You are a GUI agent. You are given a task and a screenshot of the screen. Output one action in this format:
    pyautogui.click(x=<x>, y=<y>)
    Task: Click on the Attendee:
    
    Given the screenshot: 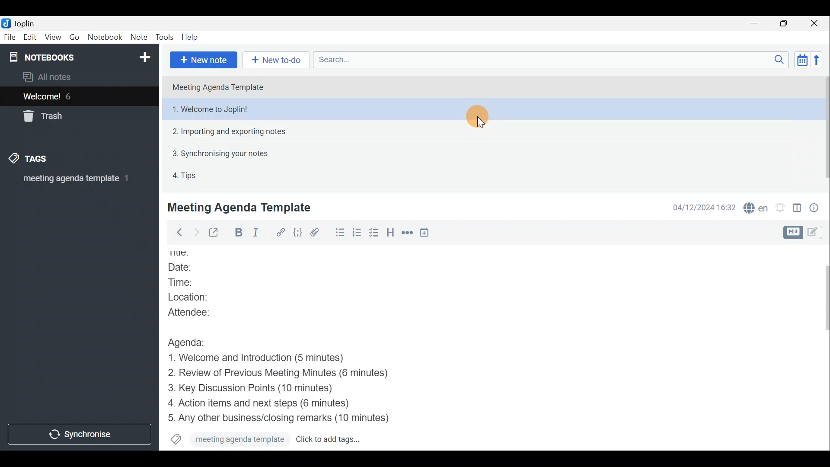 What is the action you would take?
    pyautogui.click(x=199, y=311)
    